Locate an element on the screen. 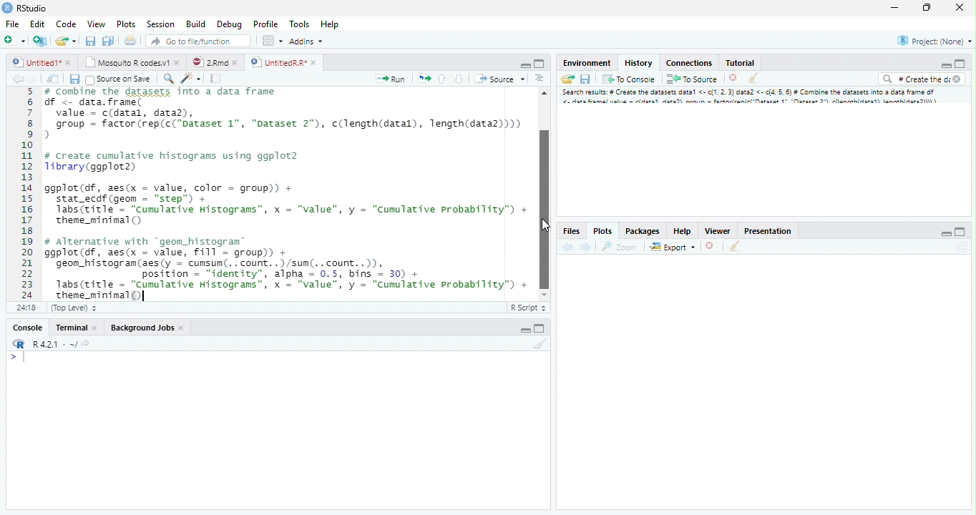 The image size is (976, 515). Minimize is located at coordinates (524, 65).